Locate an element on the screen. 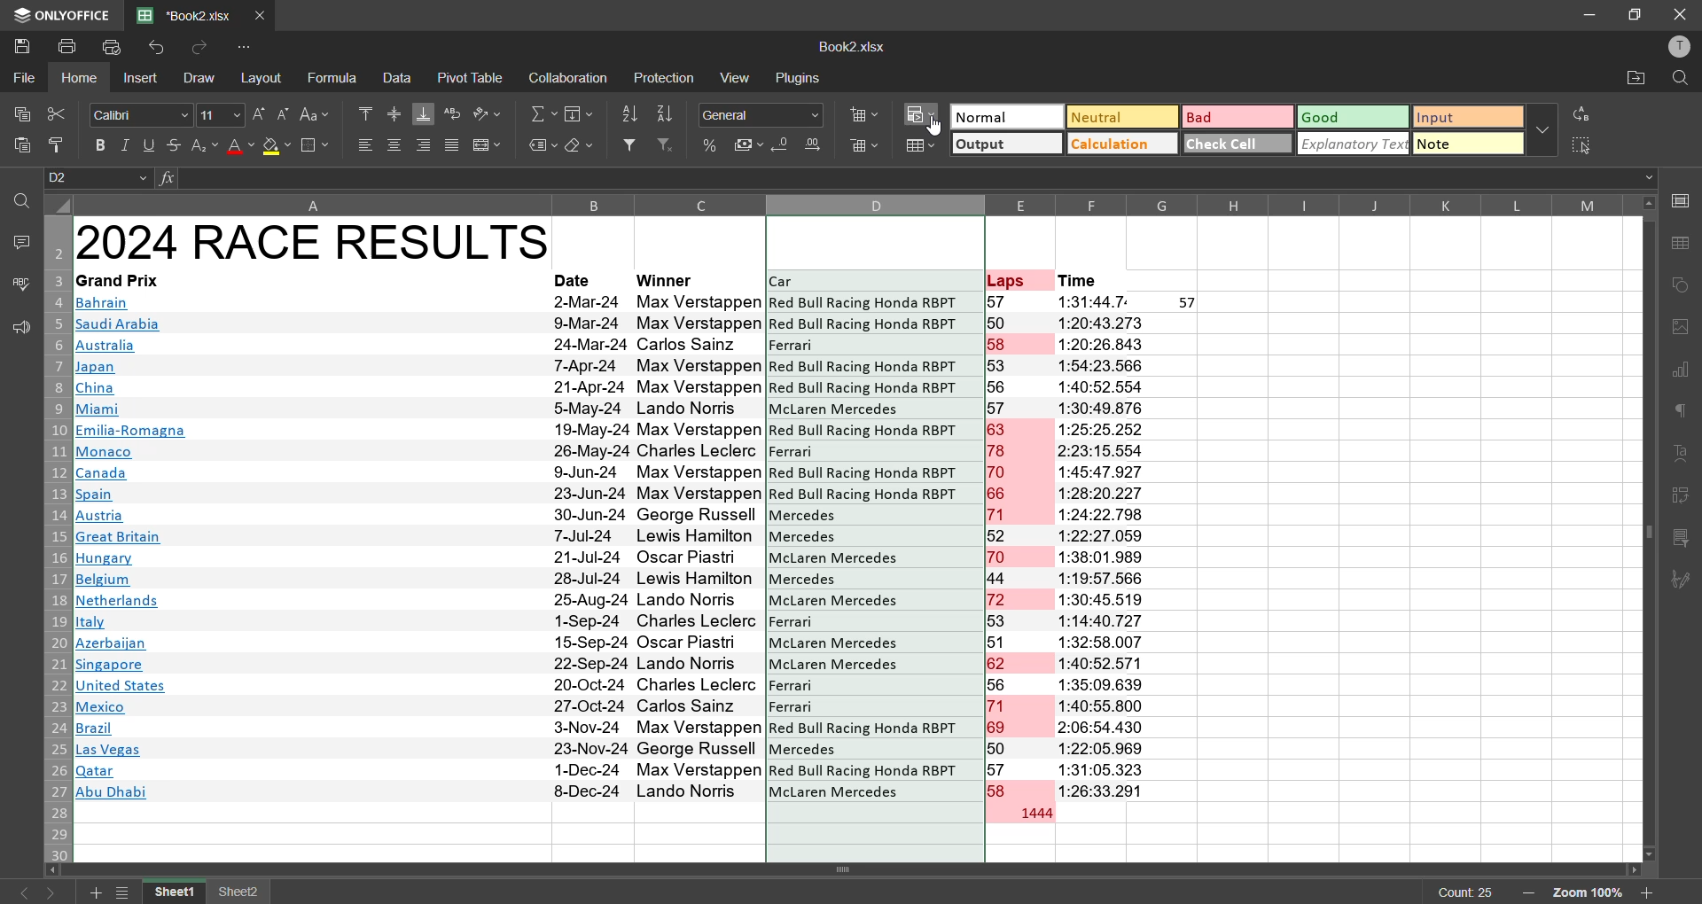 The image size is (1702, 904). zoom in is located at coordinates (1526, 893).